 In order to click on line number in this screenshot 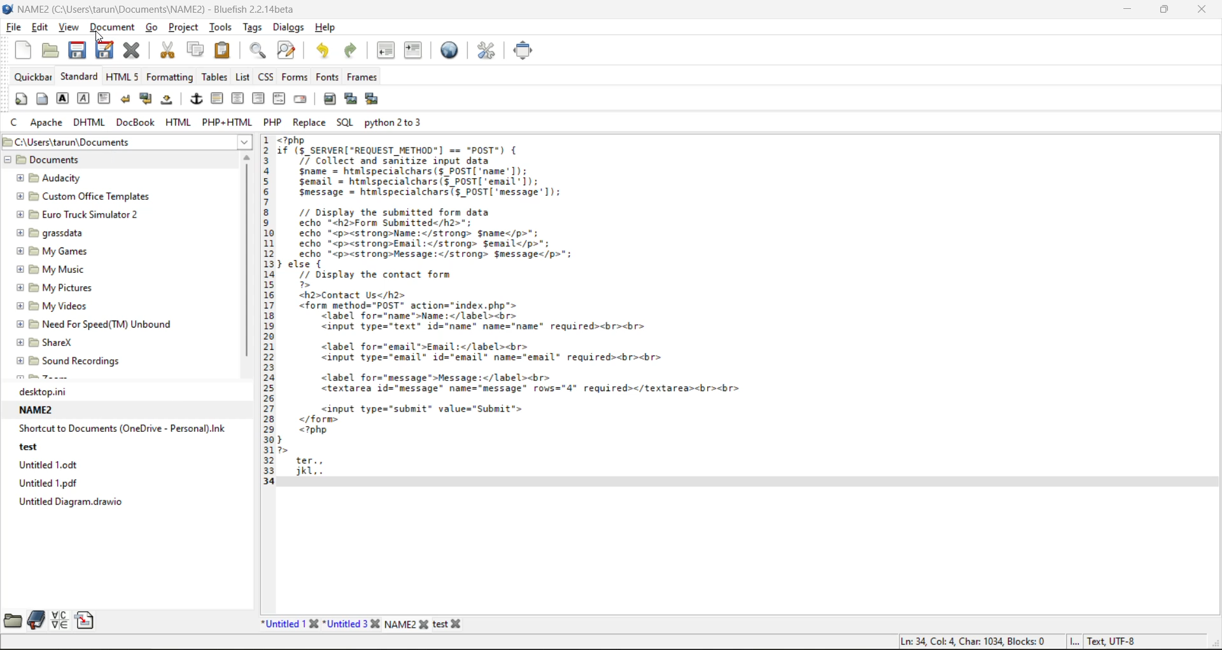, I will do `click(267, 314)`.